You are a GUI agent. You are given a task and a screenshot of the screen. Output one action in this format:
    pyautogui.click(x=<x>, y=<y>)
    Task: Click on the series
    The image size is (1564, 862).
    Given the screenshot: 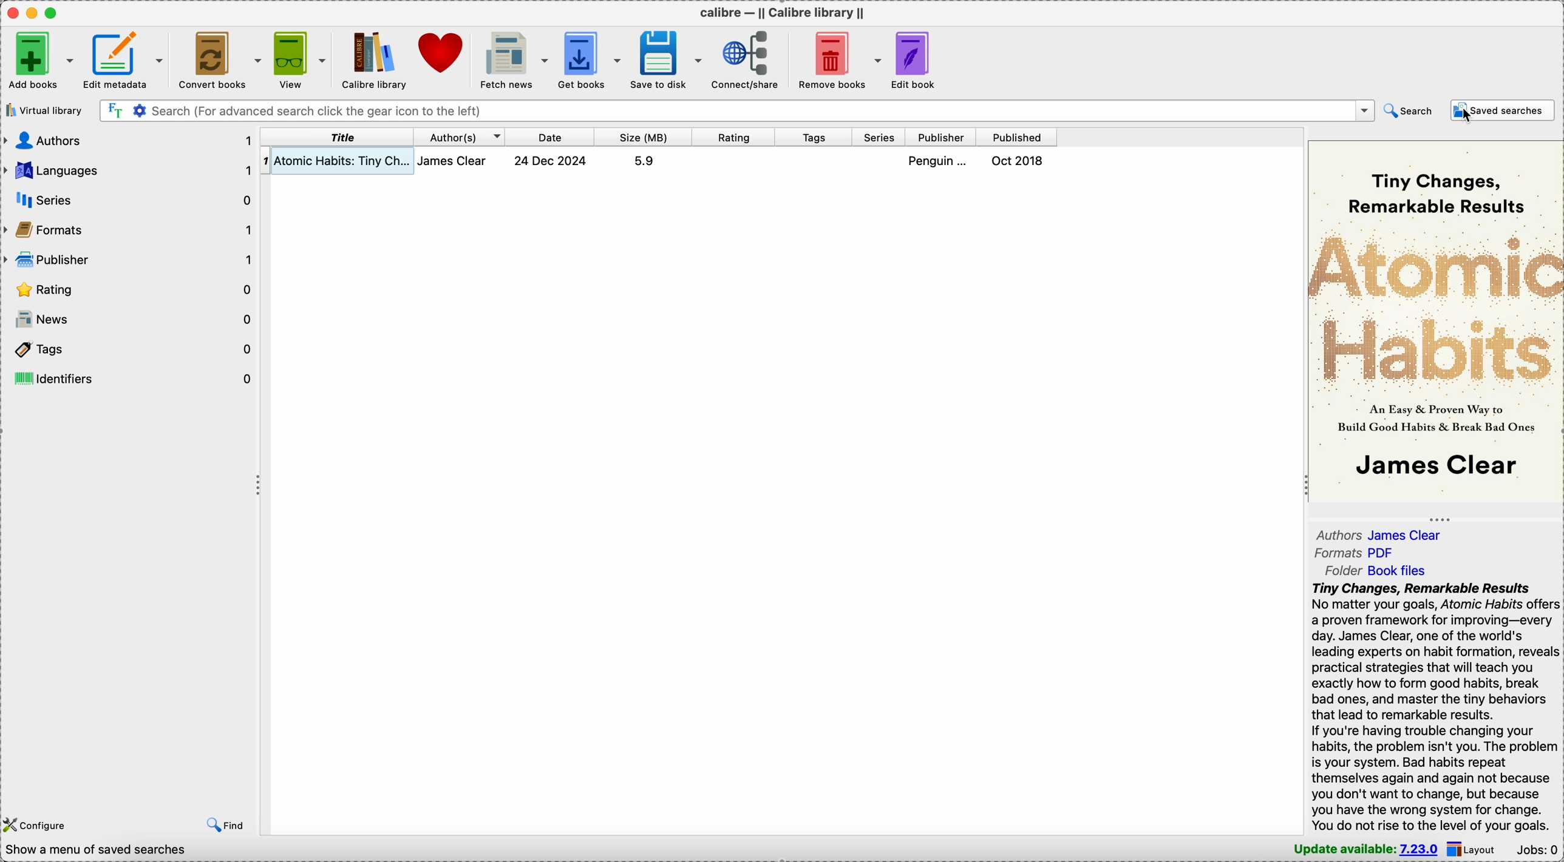 What is the action you would take?
    pyautogui.click(x=135, y=200)
    